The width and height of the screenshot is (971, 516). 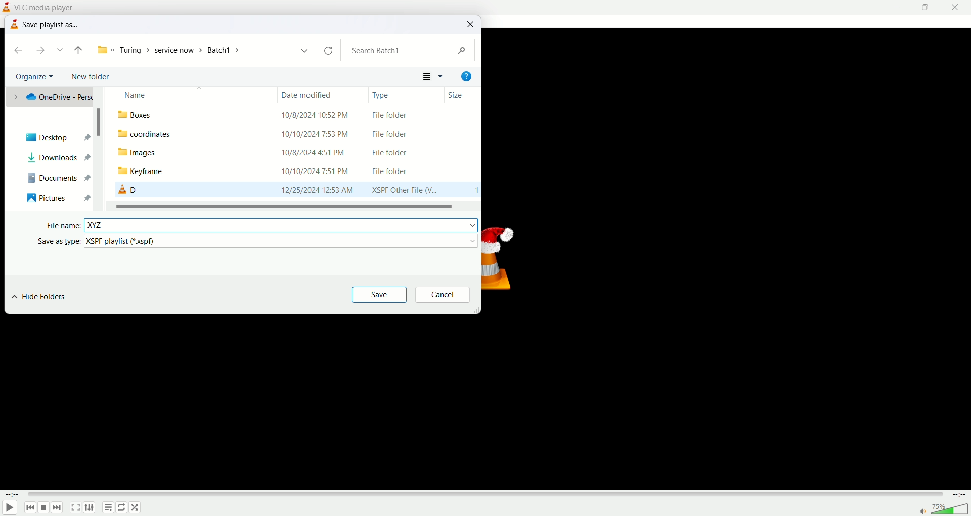 What do you see at coordinates (456, 95) in the screenshot?
I see `size` at bounding box center [456, 95].